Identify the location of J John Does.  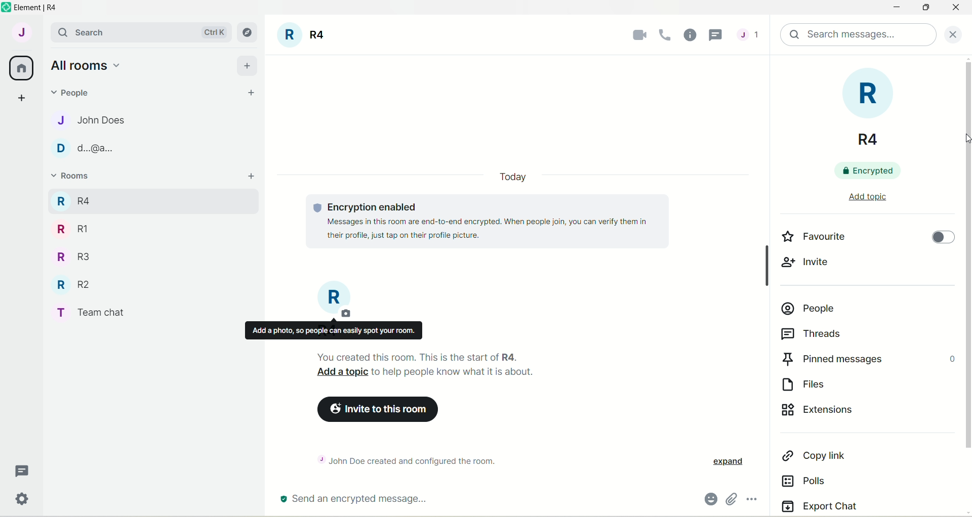
(82, 120).